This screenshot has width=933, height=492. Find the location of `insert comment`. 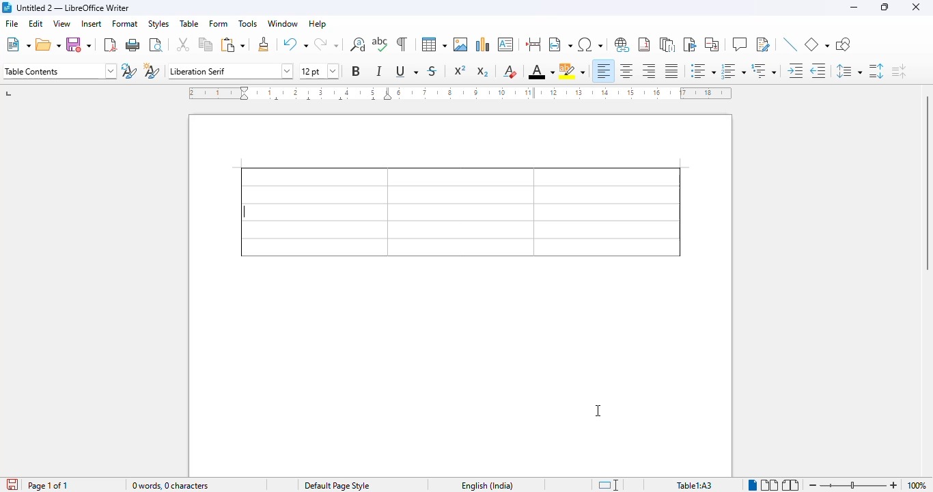

insert comment is located at coordinates (740, 44).